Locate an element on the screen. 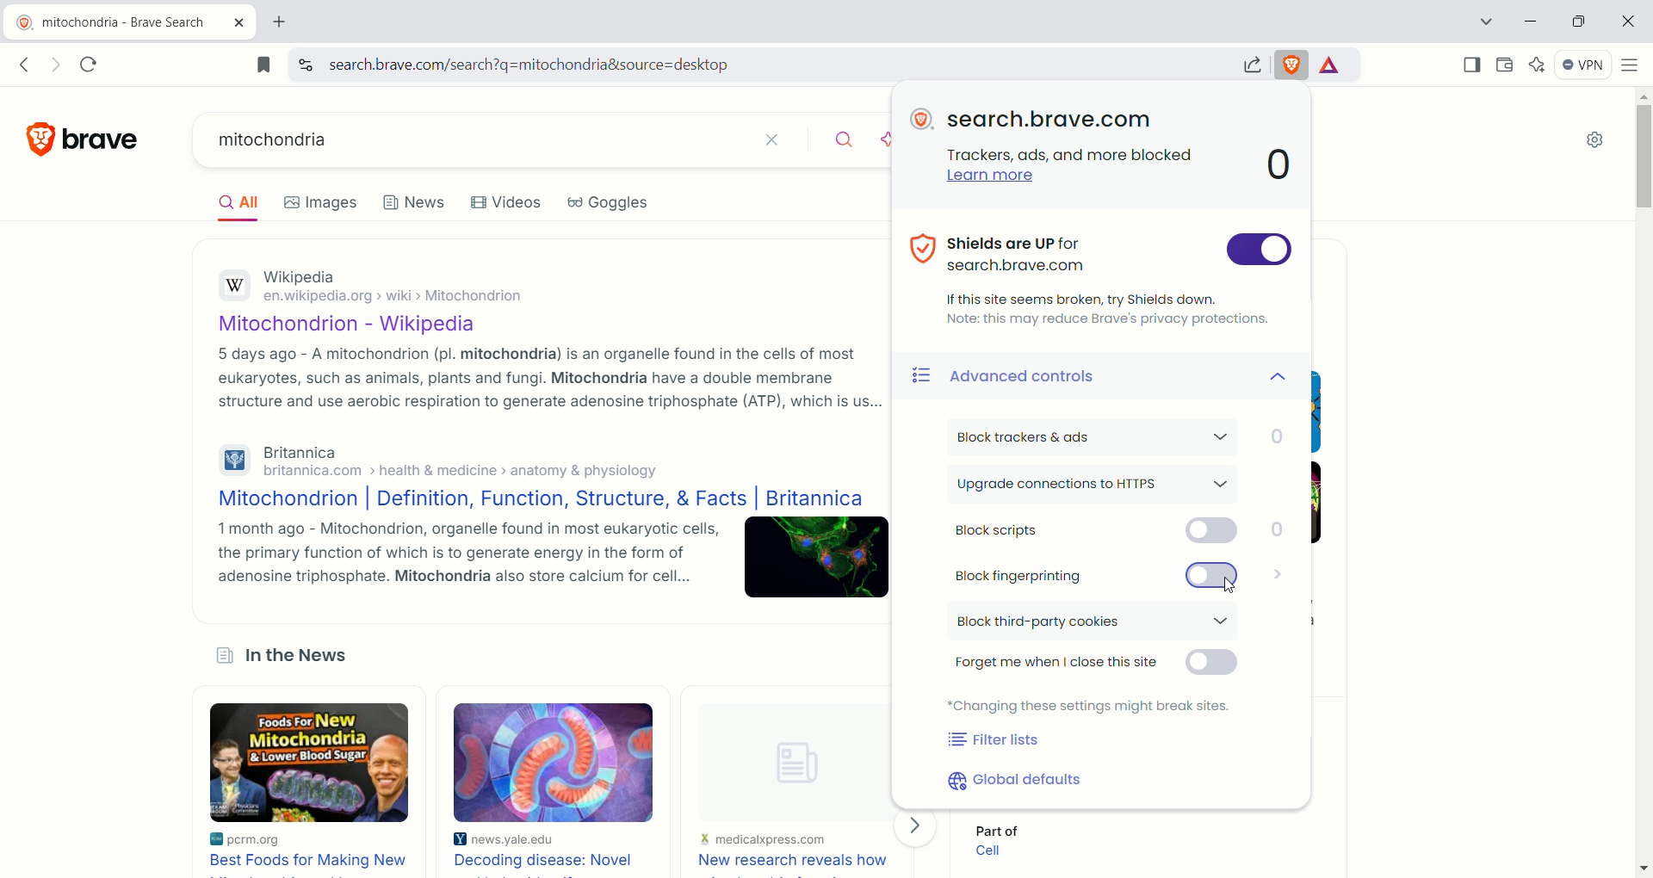 This screenshot has height=878, width=1653. show sidebar is located at coordinates (1468, 65).